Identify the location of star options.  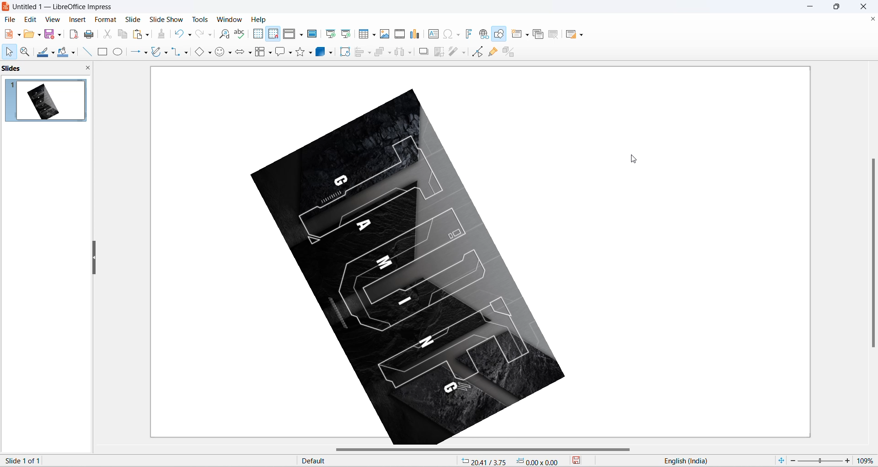
(311, 53).